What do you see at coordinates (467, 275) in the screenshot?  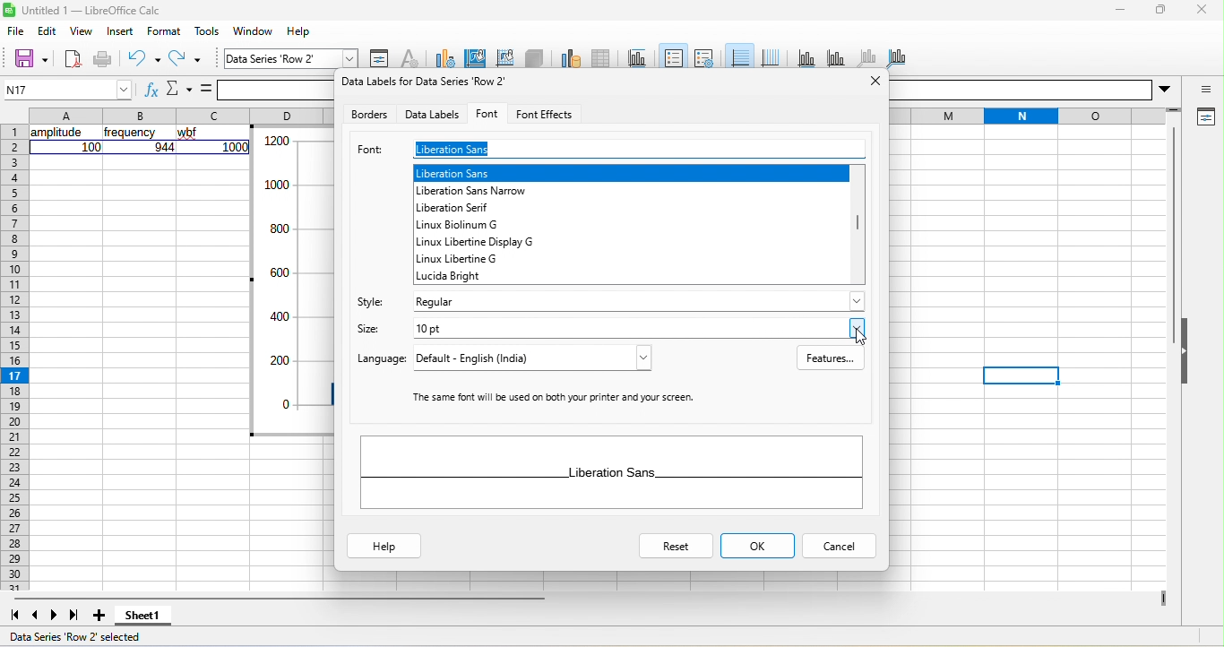 I see `lucida bright` at bounding box center [467, 275].